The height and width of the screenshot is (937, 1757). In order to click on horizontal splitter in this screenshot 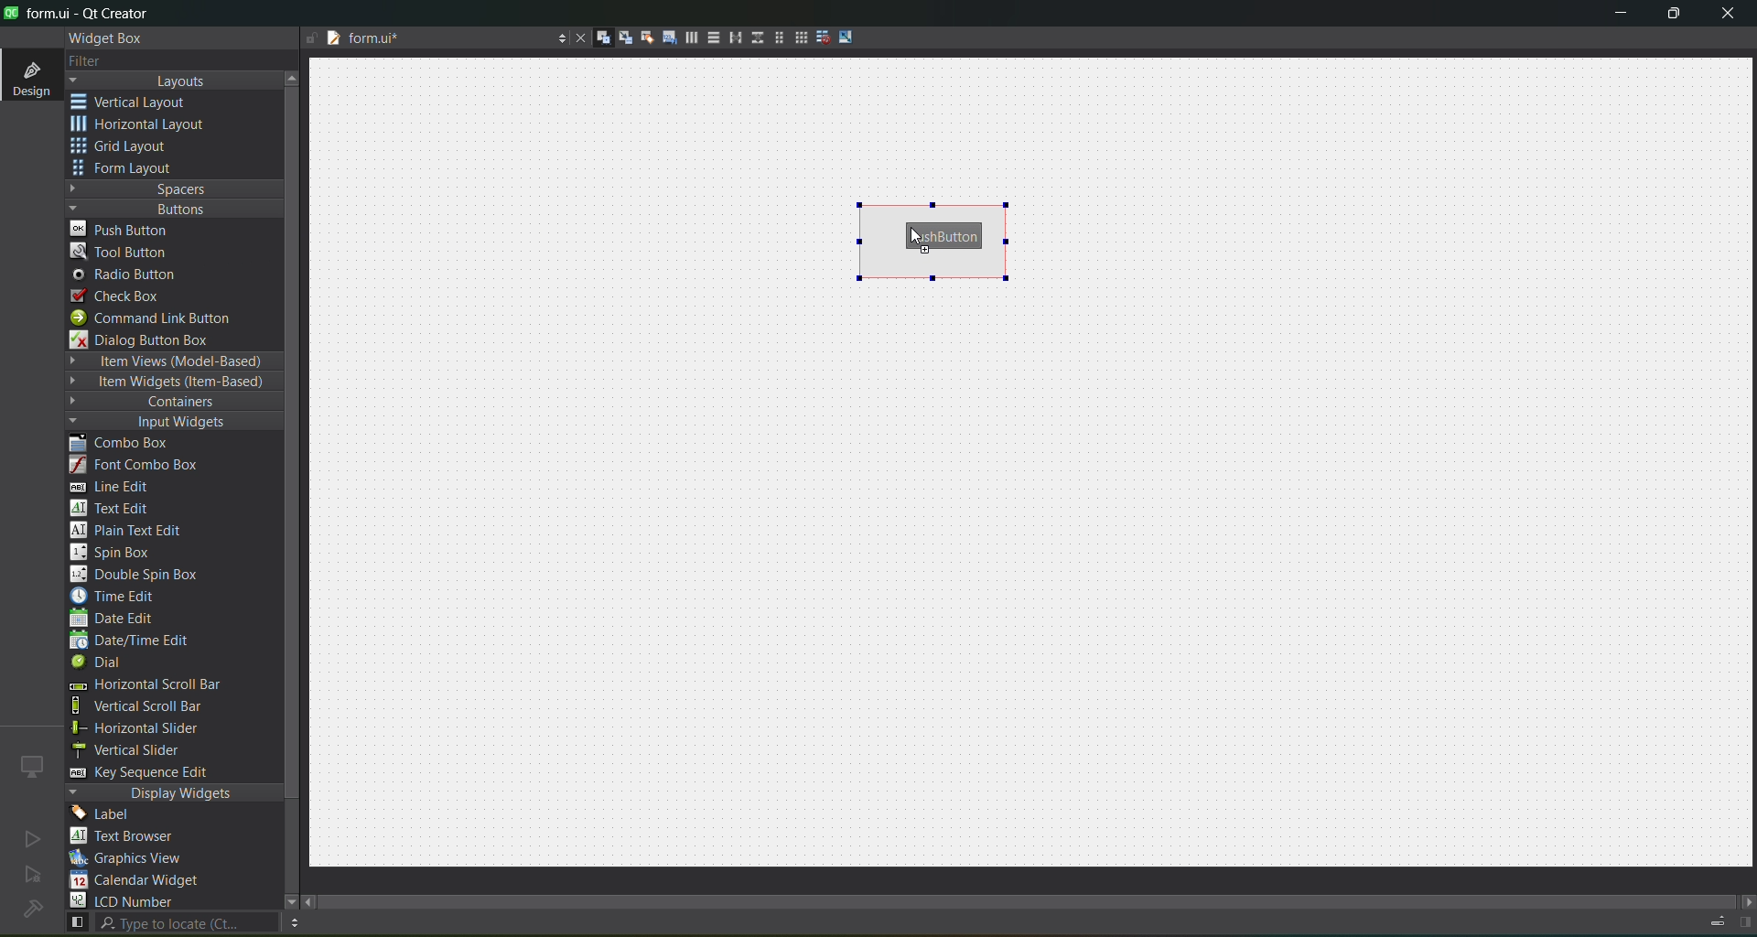, I will do `click(730, 38)`.